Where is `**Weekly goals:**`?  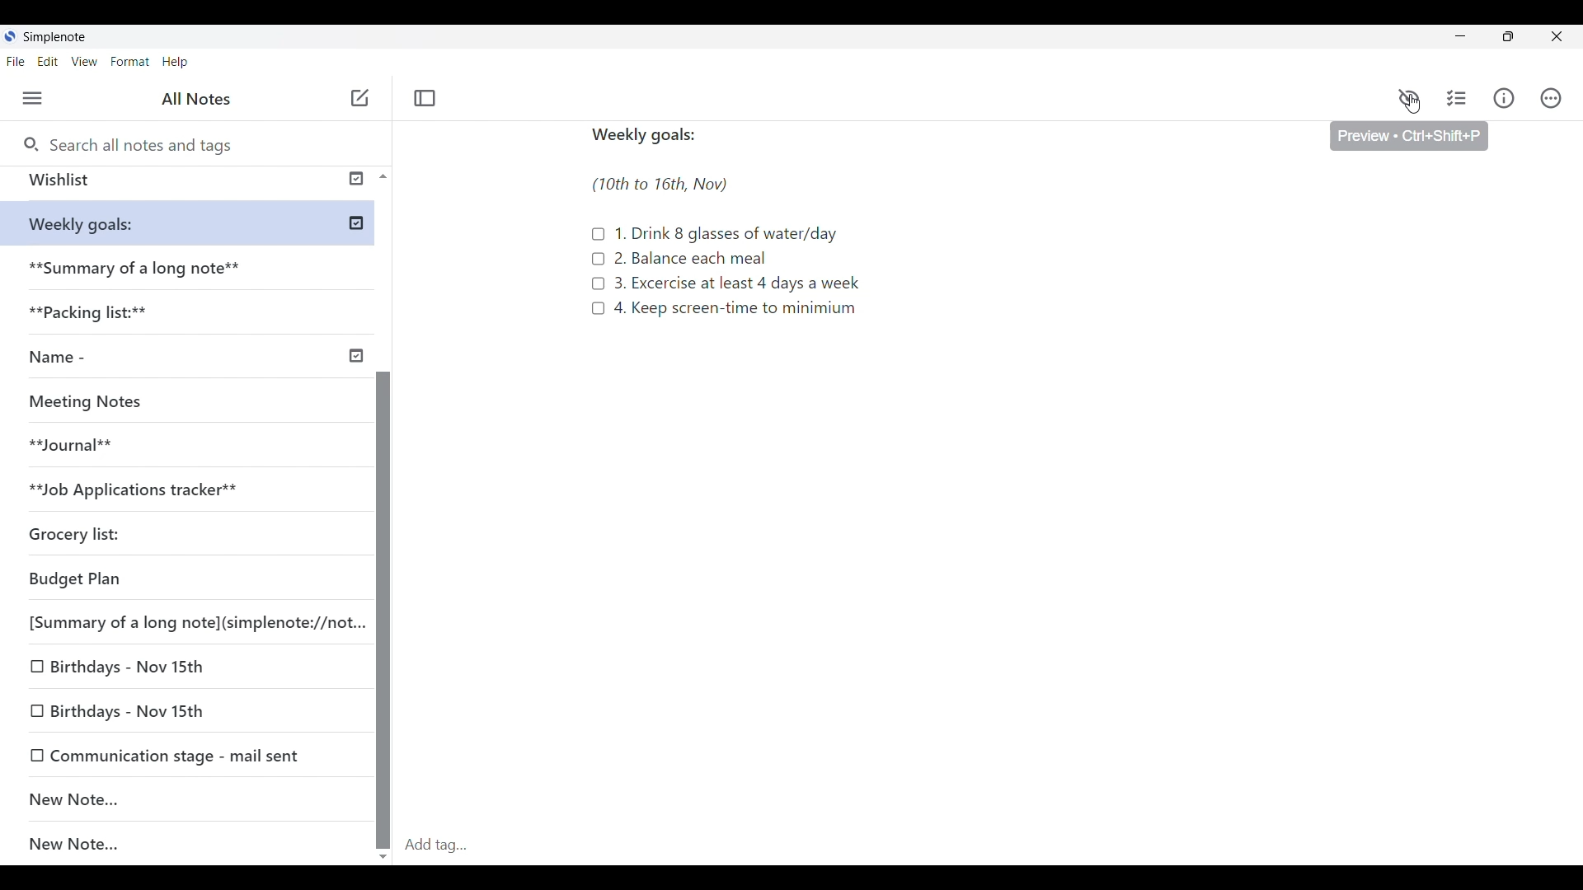 **Weekly goals:** is located at coordinates (200, 224).